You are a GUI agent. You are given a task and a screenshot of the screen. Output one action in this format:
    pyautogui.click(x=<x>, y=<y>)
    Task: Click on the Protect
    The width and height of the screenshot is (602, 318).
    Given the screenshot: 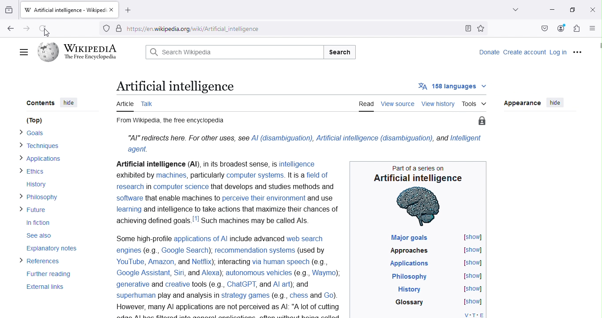 What is the action you would take?
    pyautogui.click(x=485, y=121)
    